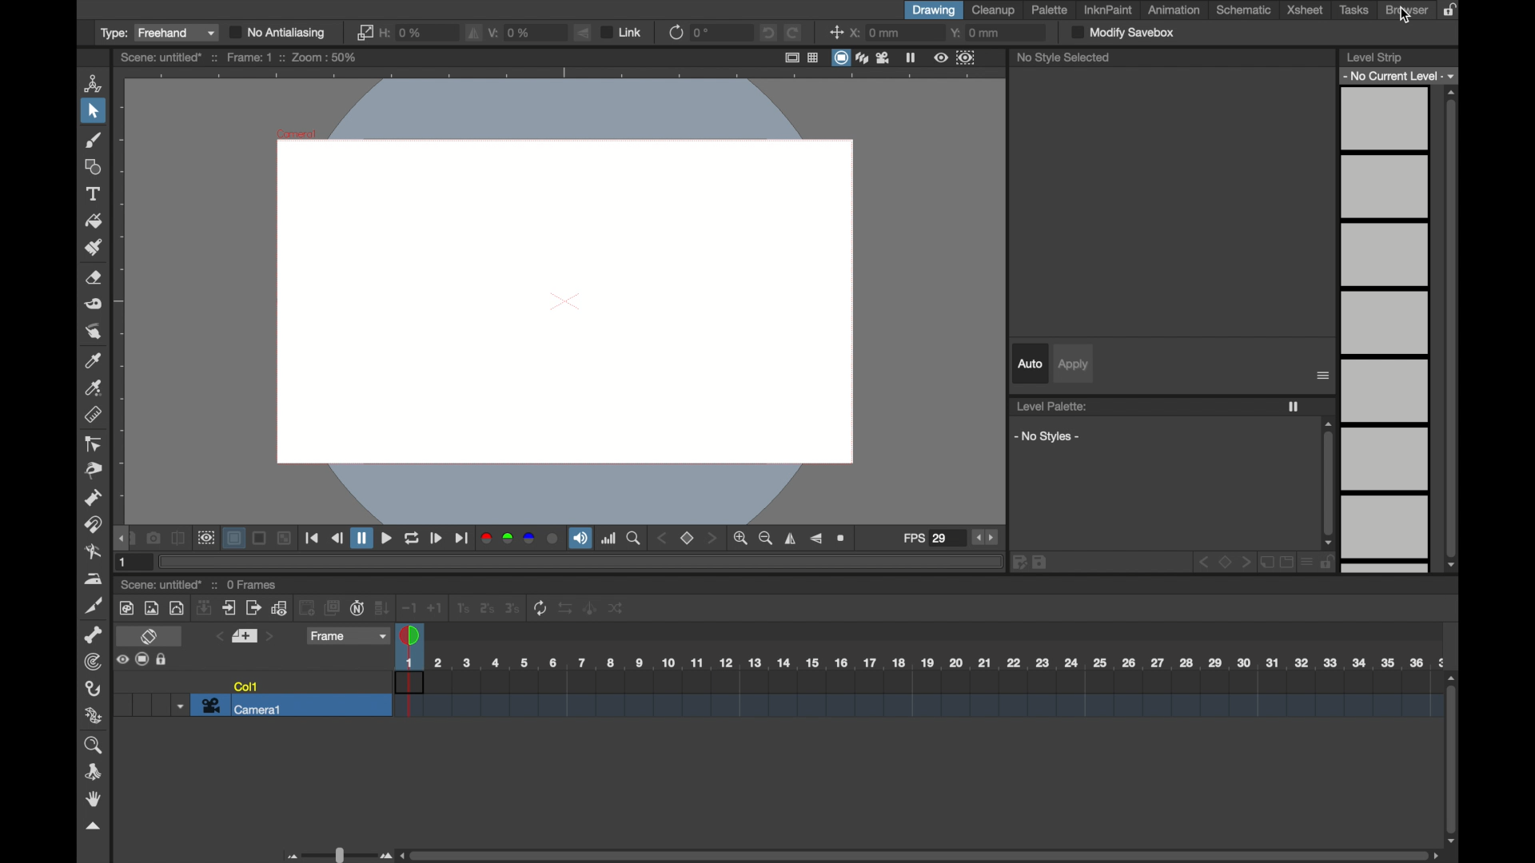 This screenshot has width=1535, height=863. Describe the element at coordinates (510, 33) in the screenshot. I see `v: 0%` at that location.